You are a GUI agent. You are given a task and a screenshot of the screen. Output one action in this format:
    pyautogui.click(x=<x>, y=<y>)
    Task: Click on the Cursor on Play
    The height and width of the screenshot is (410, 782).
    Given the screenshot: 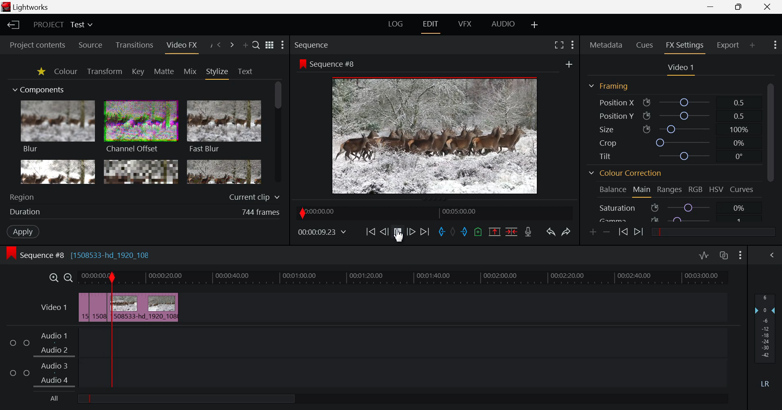 What is the action you would take?
    pyautogui.click(x=398, y=232)
    